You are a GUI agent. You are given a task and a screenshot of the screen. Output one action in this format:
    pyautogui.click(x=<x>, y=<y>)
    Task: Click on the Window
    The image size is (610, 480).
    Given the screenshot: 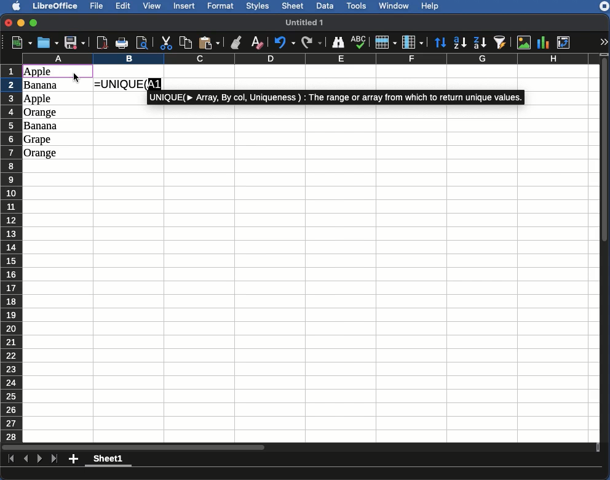 What is the action you would take?
    pyautogui.click(x=396, y=6)
    